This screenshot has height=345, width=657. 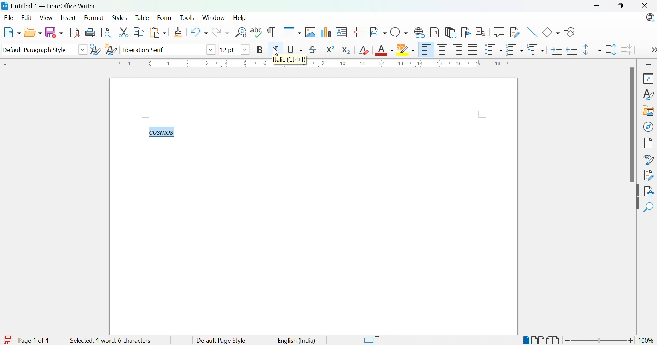 What do you see at coordinates (364, 50) in the screenshot?
I see `Clear direct formatting` at bounding box center [364, 50].